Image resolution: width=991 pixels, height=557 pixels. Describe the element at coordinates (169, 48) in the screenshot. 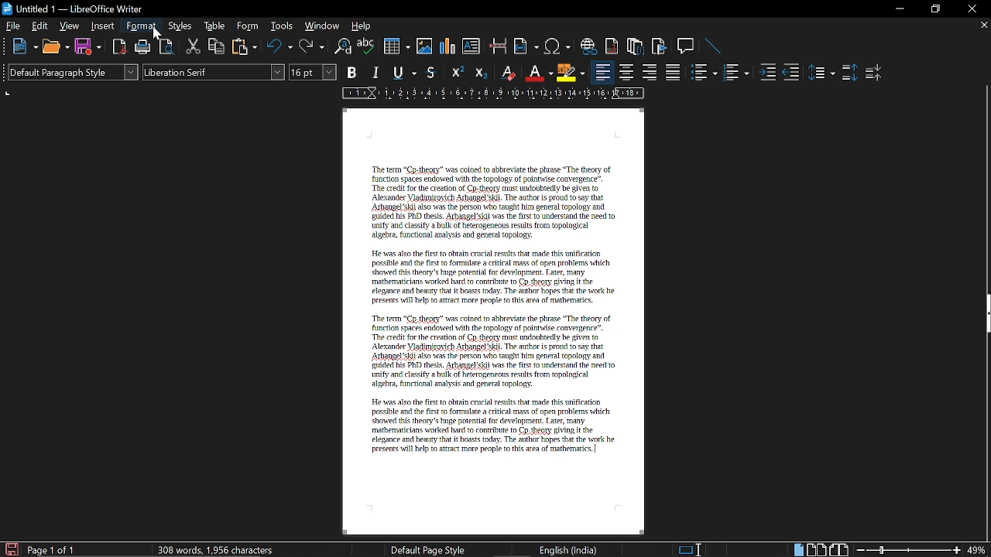

I see `Toggle print preview` at that location.